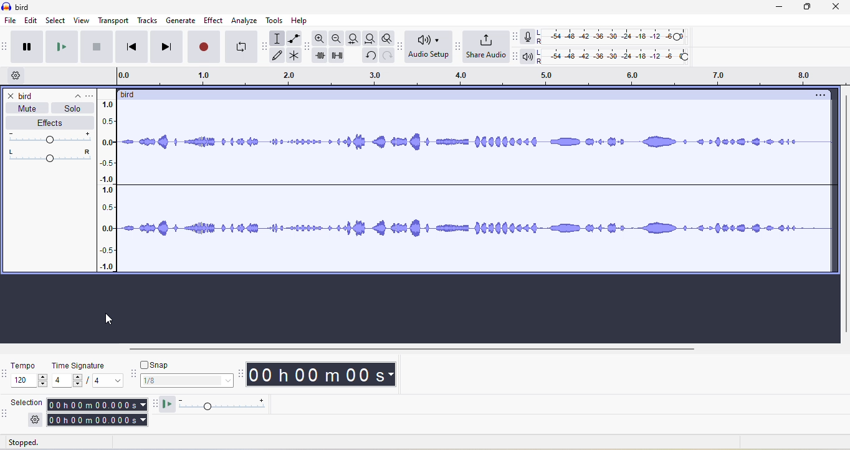 This screenshot has width=850, height=450. I want to click on record, so click(203, 47).